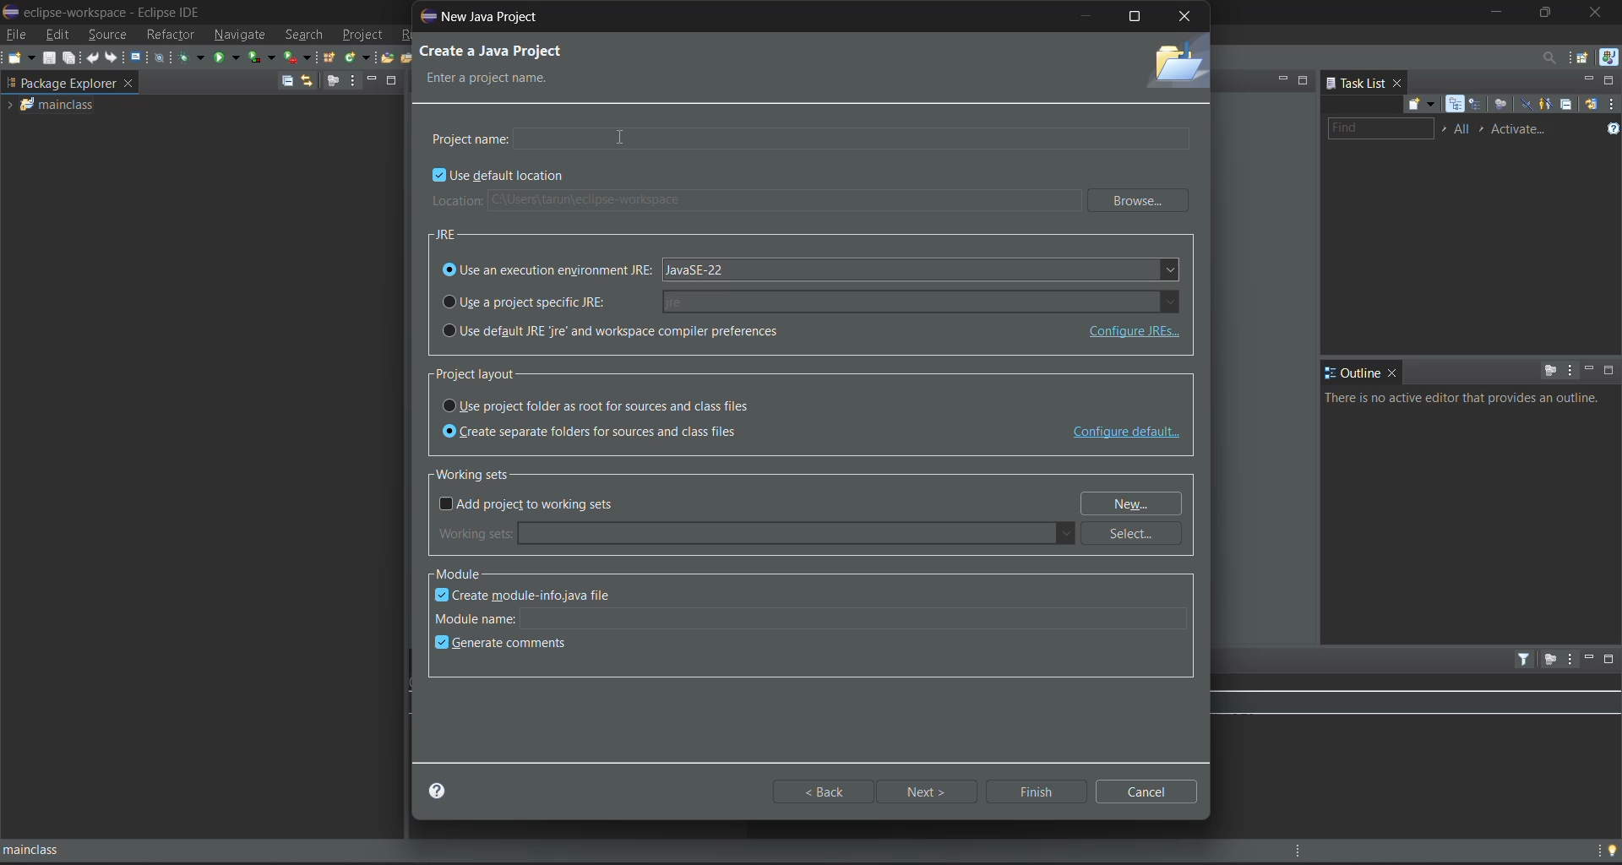 The height and width of the screenshot is (865, 1622). Describe the element at coordinates (106, 10) in the screenshot. I see `eclipse-workspace - Eclipse IDE` at that location.